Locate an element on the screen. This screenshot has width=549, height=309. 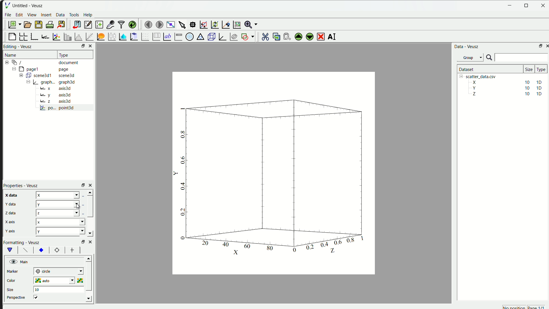
cut the selected widget is located at coordinates (264, 36).